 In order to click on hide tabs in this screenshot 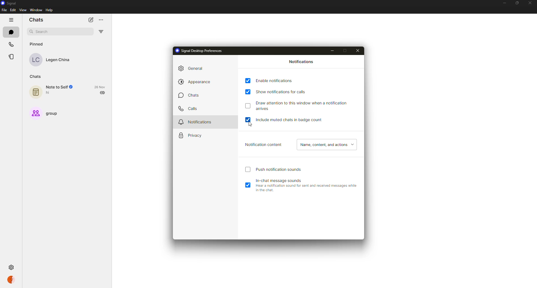, I will do `click(11, 20)`.